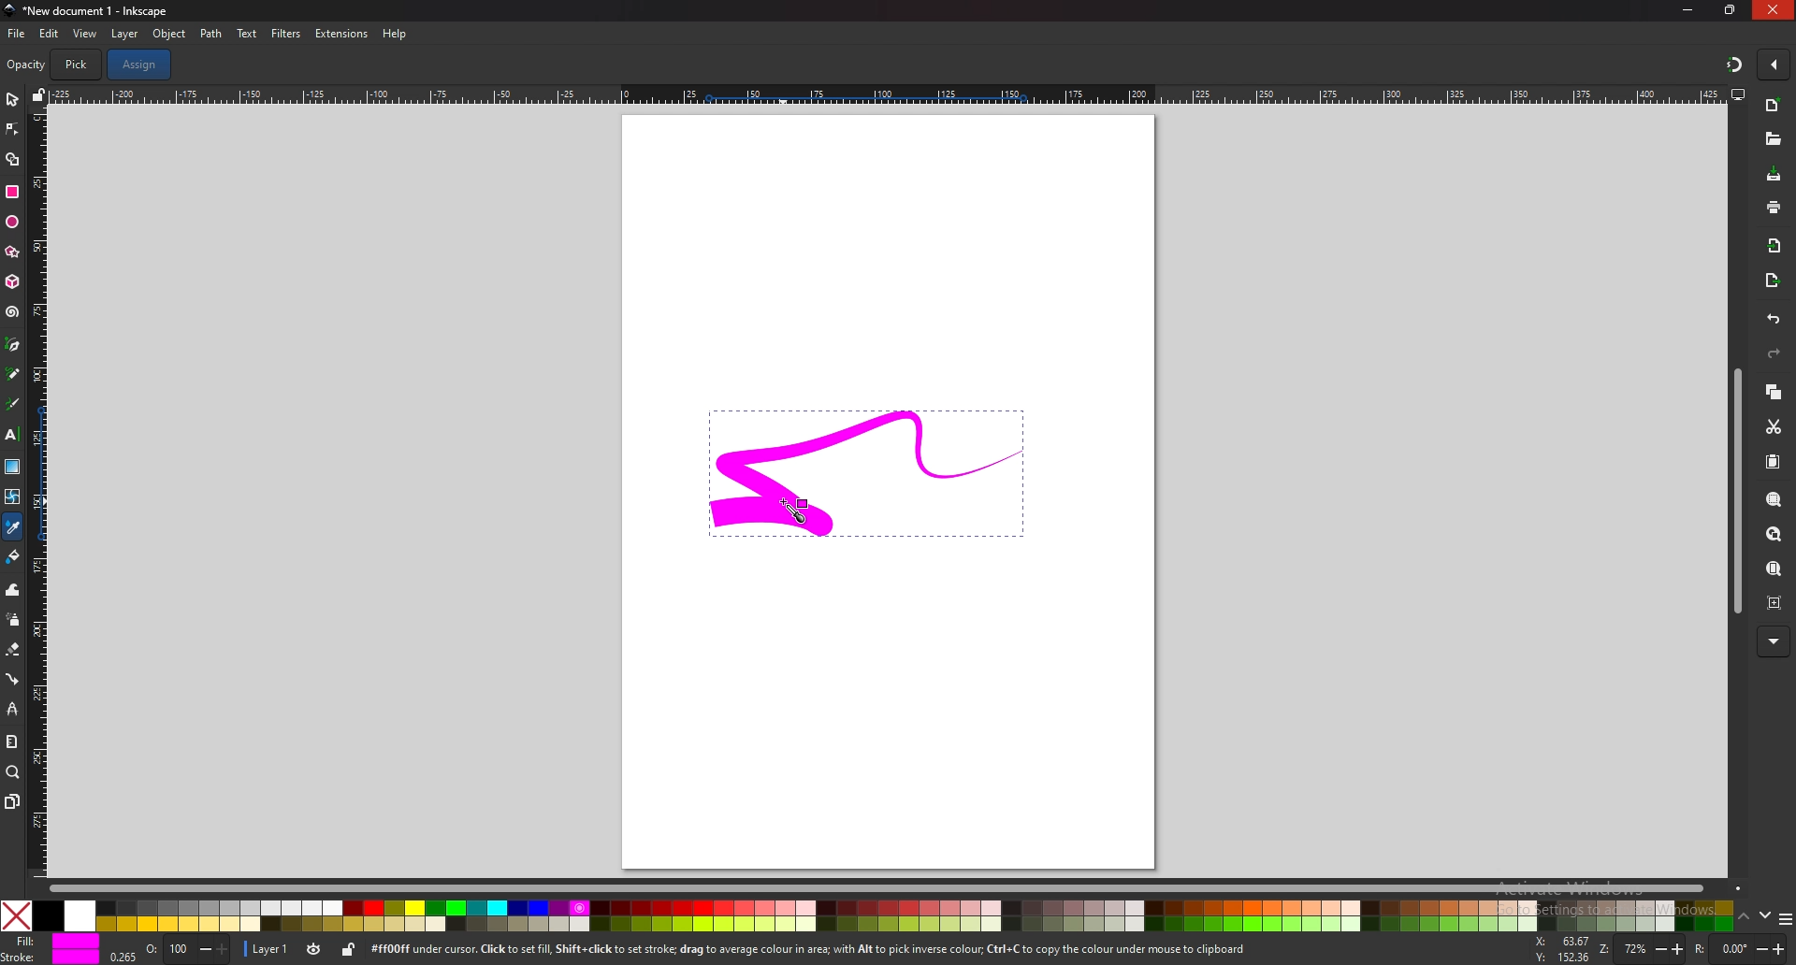 The width and height of the screenshot is (1796, 965). Describe the element at coordinates (85, 34) in the screenshot. I see `view` at that location.